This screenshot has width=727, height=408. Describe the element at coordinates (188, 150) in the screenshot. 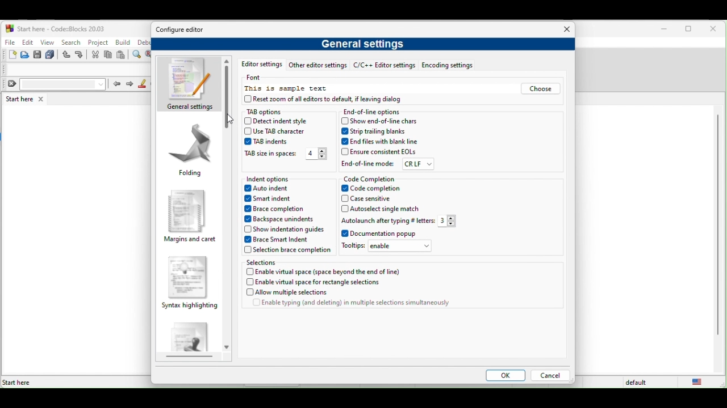

I see `folding` at that location.